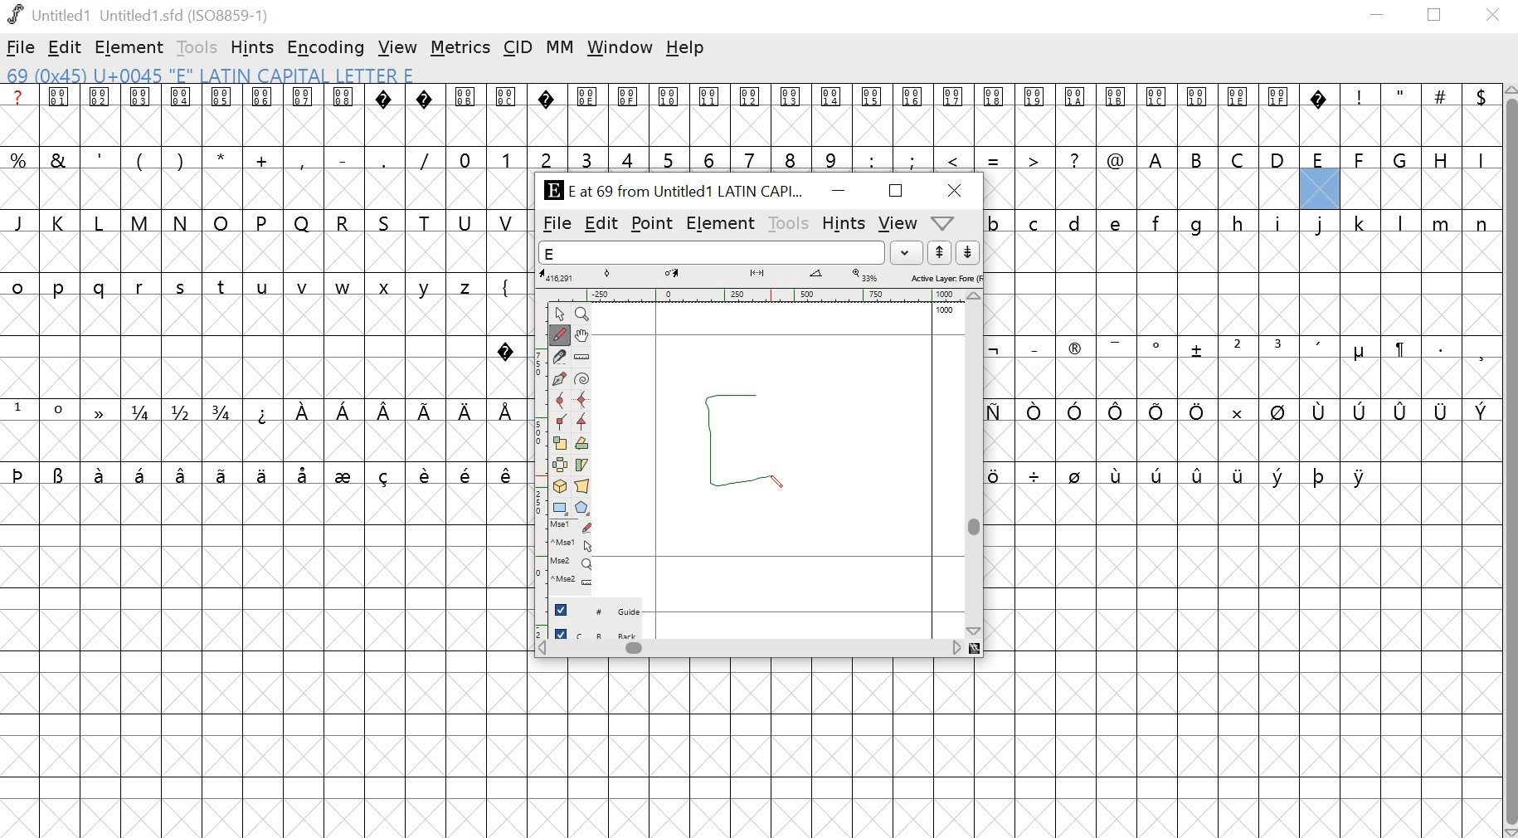  What do you see at coordinates (582, 378) in the screenshot?
I see `Spiro` at bounding box center [582, 378].